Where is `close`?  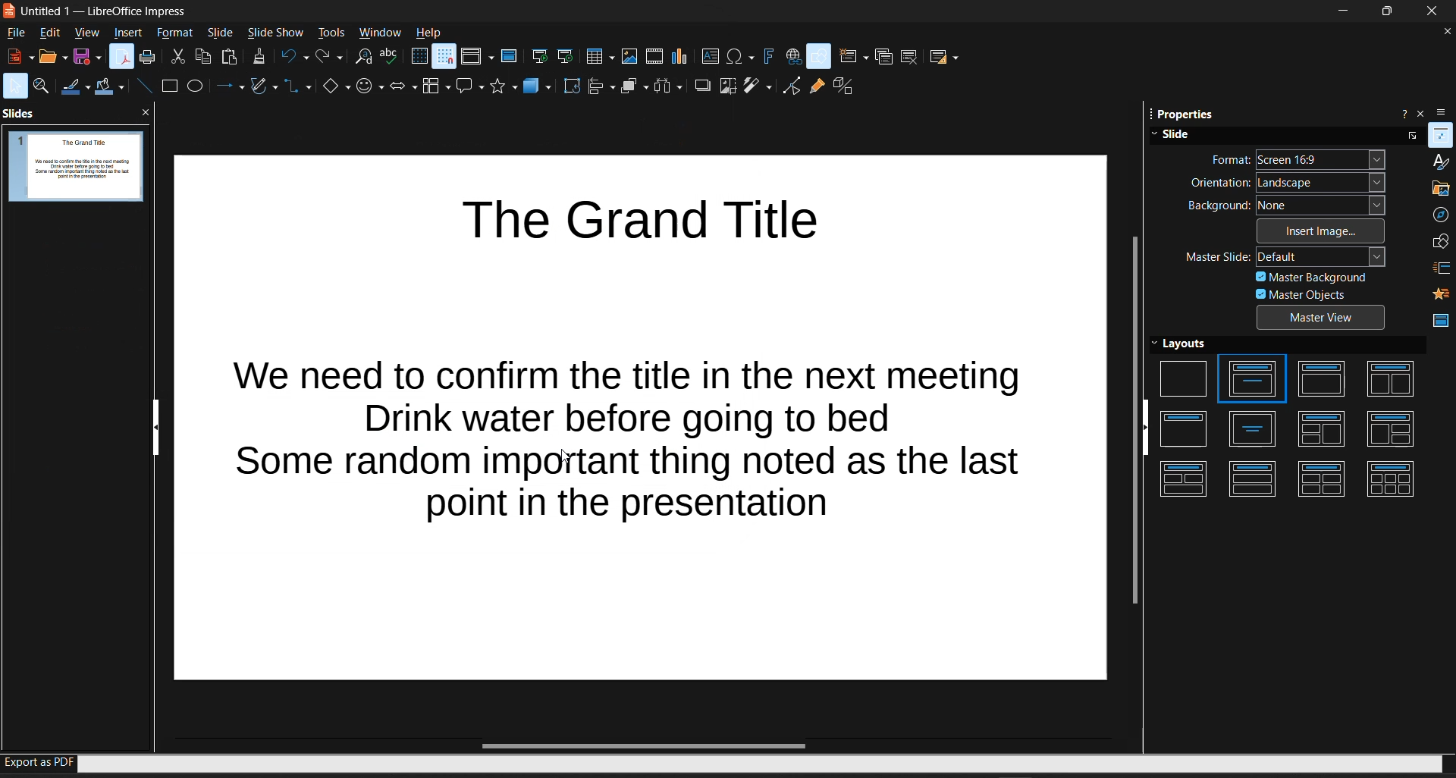
close is located at coordinates (1433, 11).